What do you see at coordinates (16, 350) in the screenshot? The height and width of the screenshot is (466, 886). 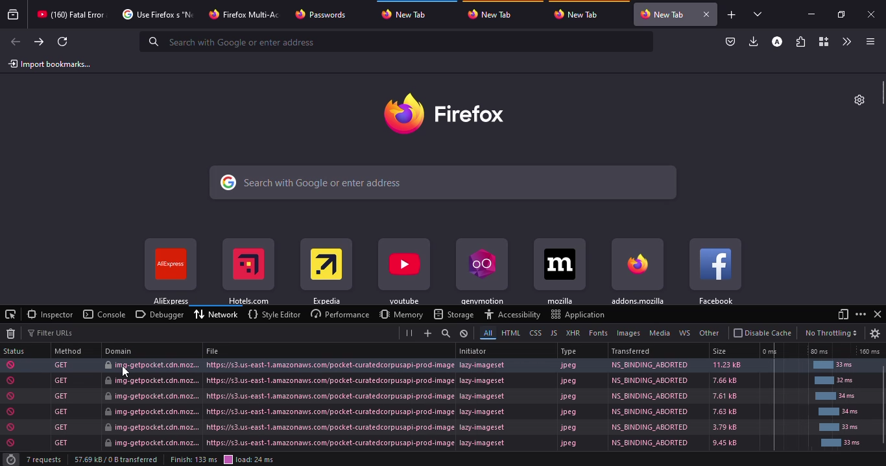 I see `status` at bounding box center [16, 350].